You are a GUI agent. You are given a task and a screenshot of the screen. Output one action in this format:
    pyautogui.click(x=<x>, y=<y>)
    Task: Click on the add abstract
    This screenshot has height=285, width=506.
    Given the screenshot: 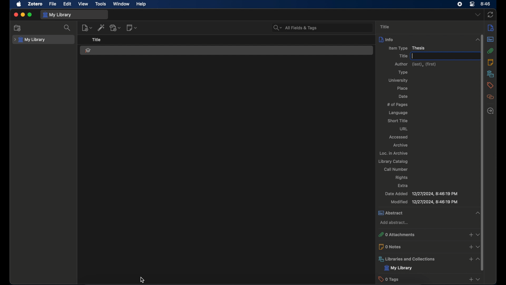 What is the action you would take?
    pyautogui.click(x=394, y=223)
    